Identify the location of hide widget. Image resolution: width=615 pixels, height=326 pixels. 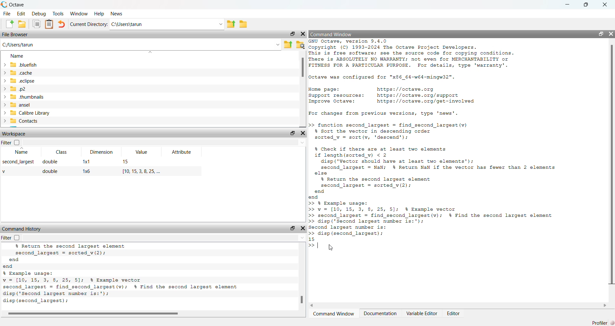
(303, 34).